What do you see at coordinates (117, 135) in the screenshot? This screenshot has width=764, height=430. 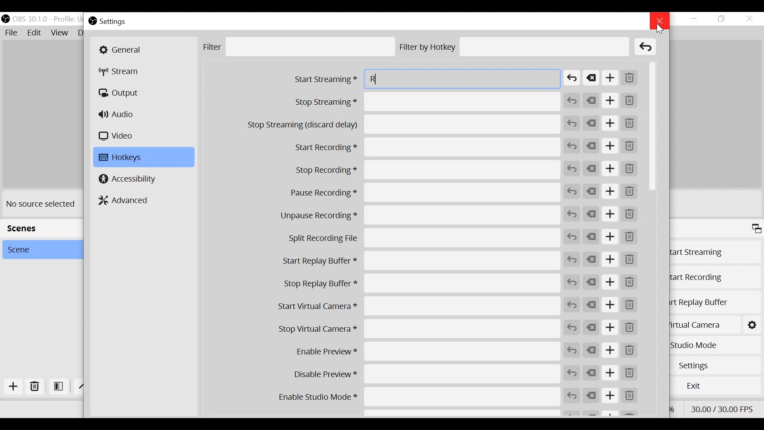 I see `Video` at bounding box center [117, 135].